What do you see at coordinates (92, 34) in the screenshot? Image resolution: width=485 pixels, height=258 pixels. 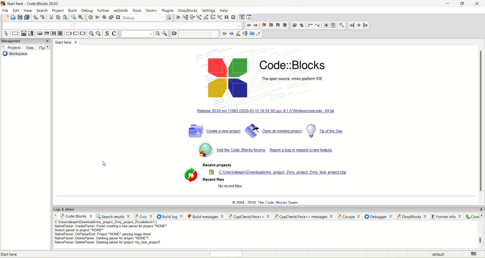 I see `zoom in` at bounding box center [92, 34].